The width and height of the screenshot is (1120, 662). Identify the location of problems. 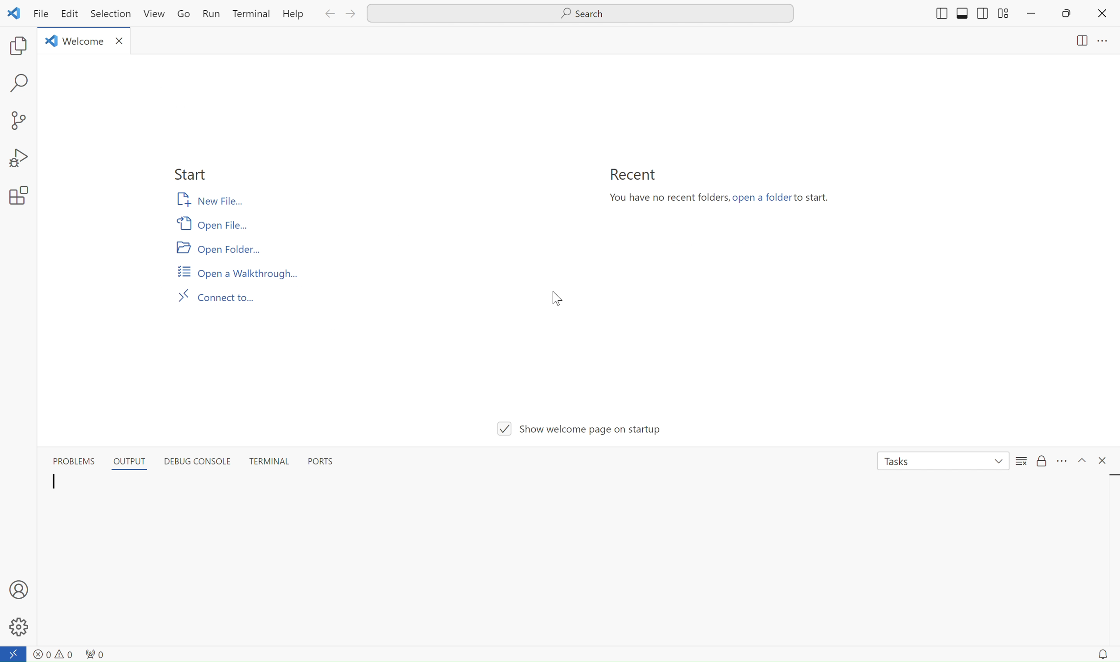
(72, 460).